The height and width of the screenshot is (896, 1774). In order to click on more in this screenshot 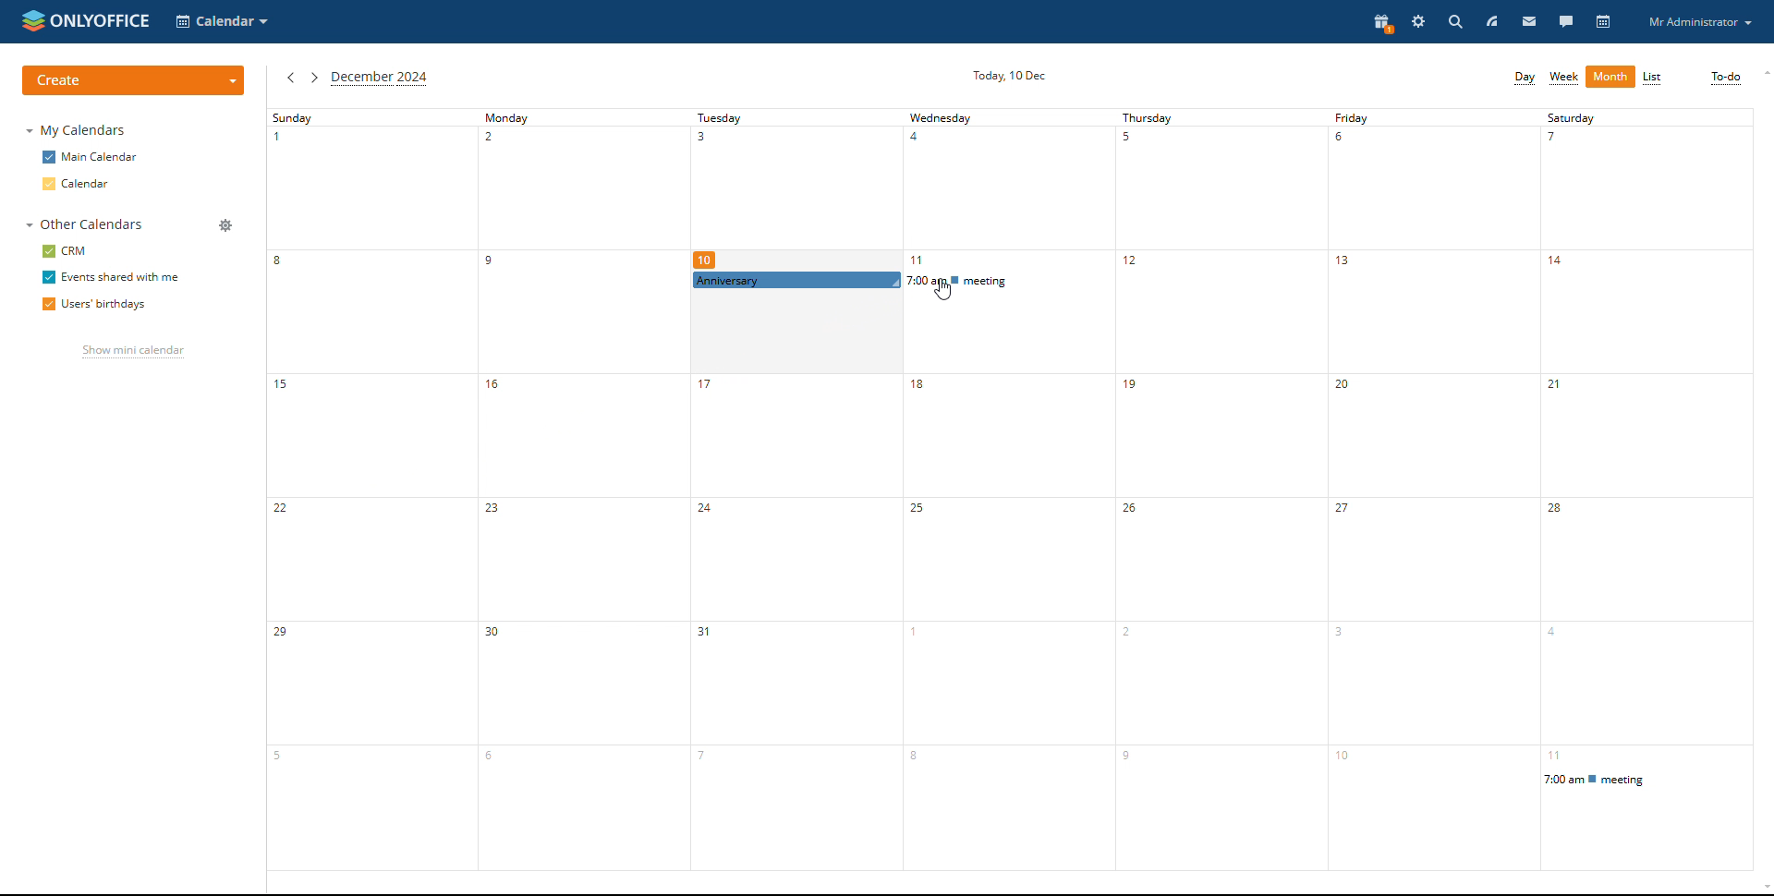, I will do `click(1610, 79)`.